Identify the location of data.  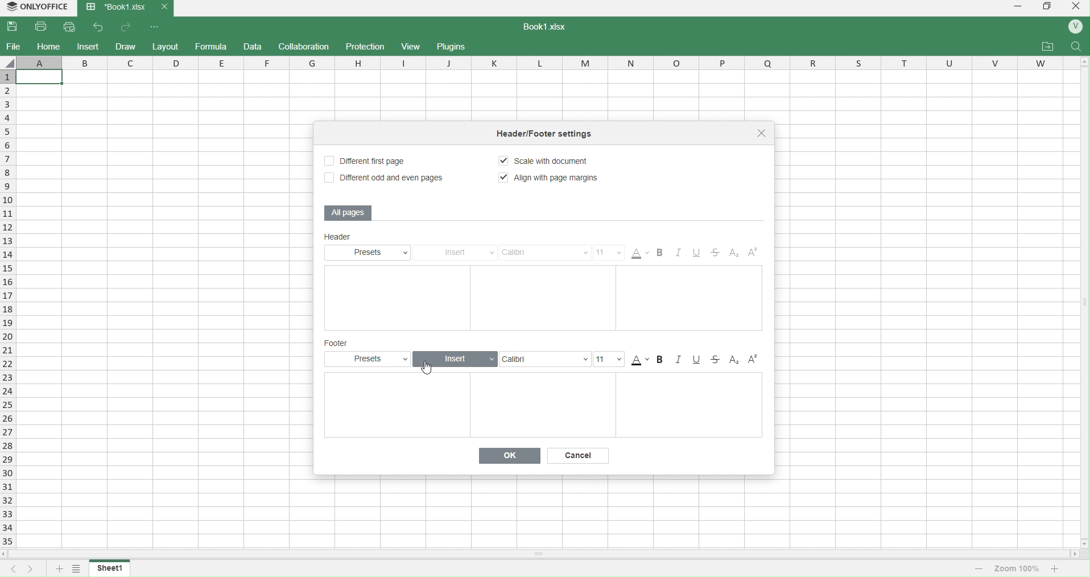
(254, 47).